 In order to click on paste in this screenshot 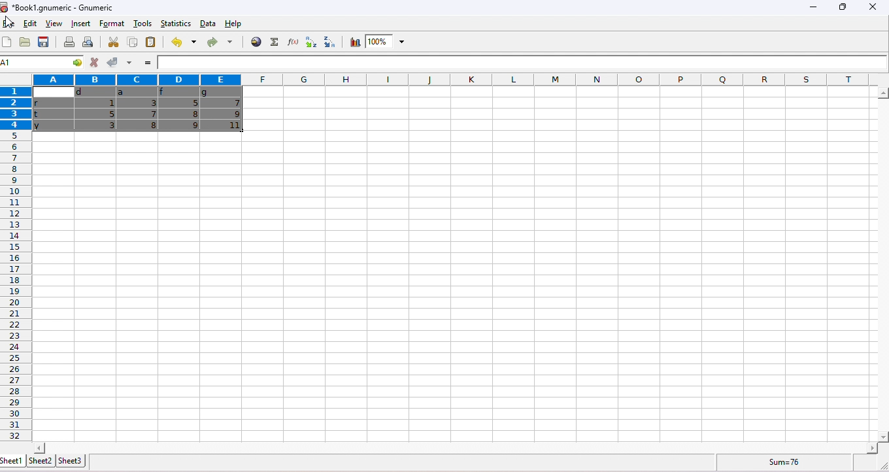, I will do `click(152, 43)`.